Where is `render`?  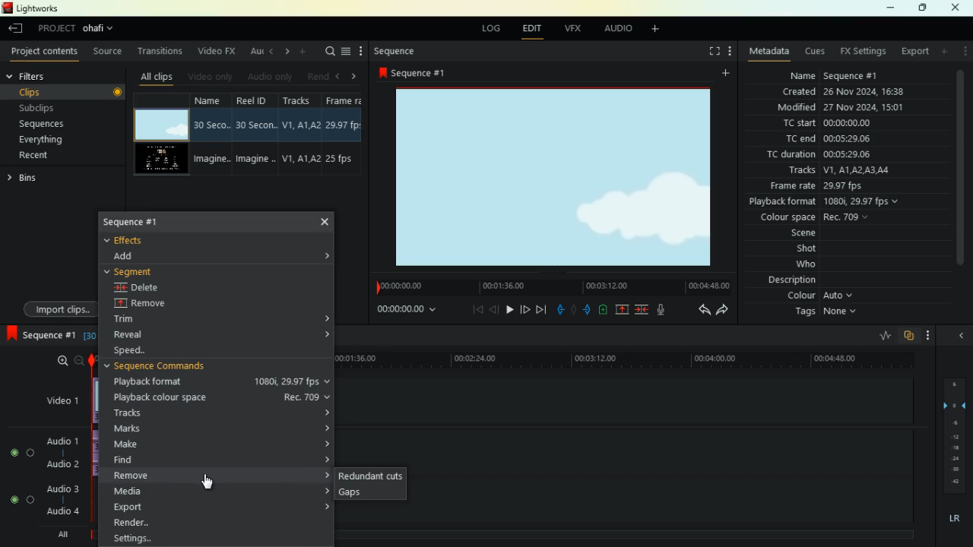
render is located at coordinates (218, 525).